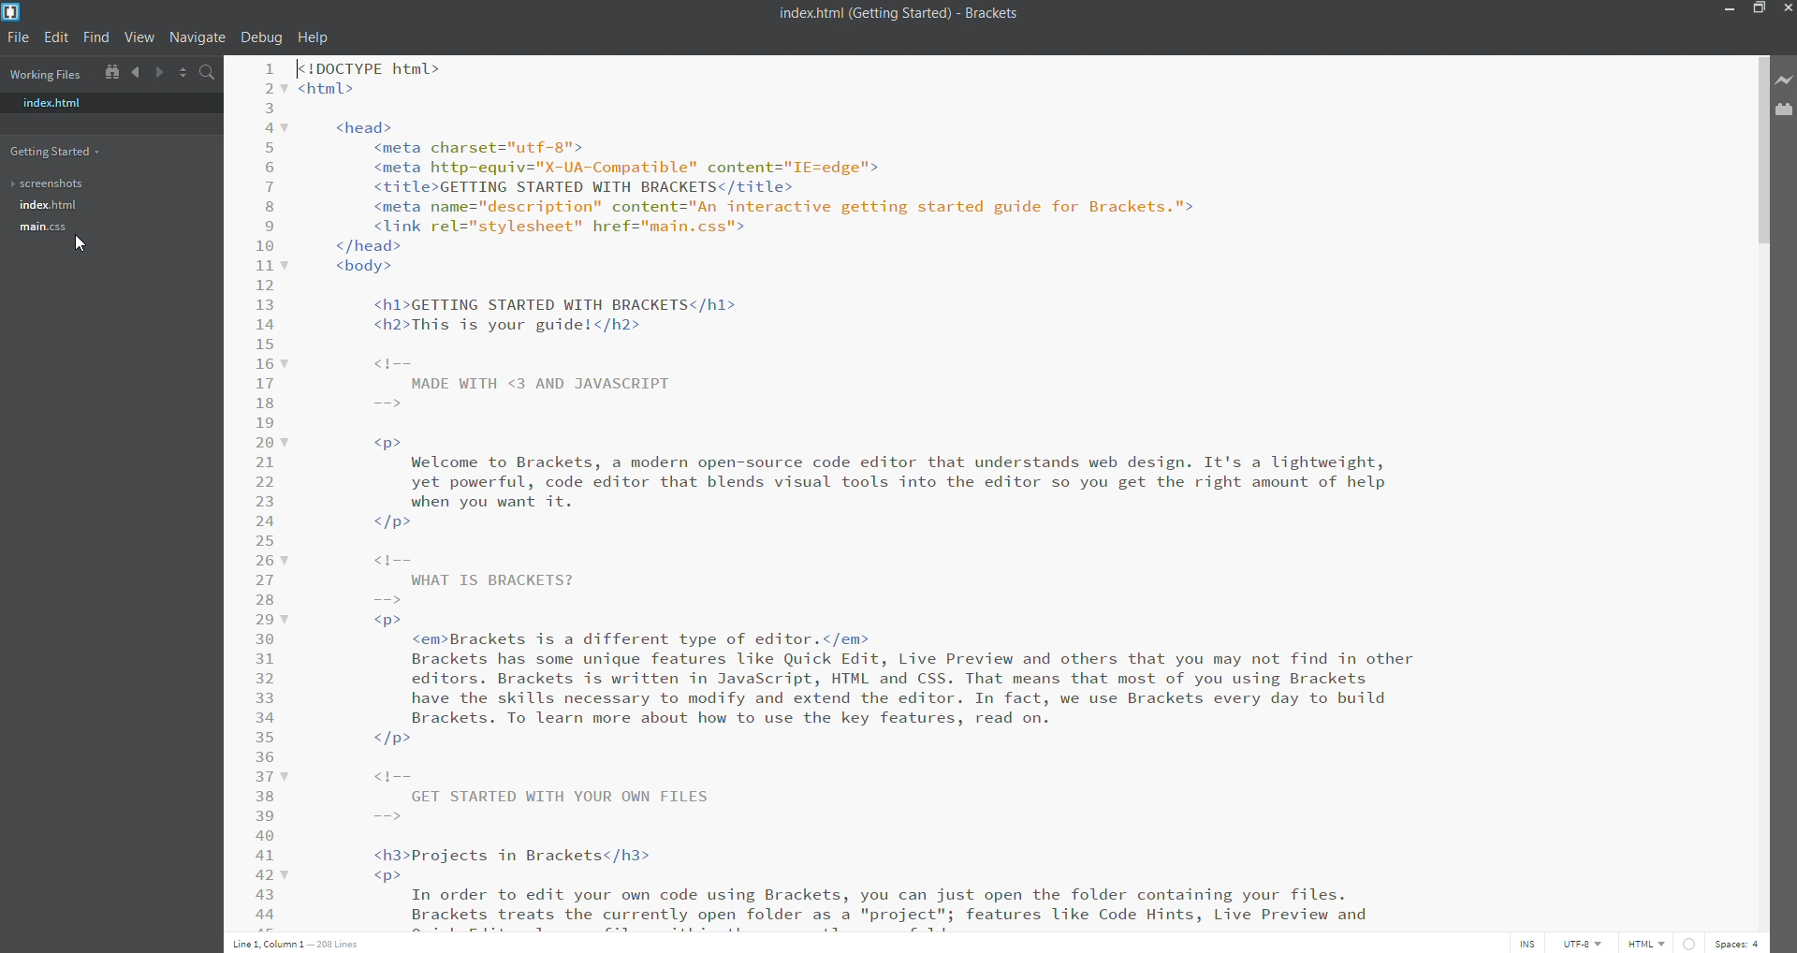 The image size is (1797, 953). Describe the element at coordinates (199, 37) in the screenshot. I see `navigate` at that location.